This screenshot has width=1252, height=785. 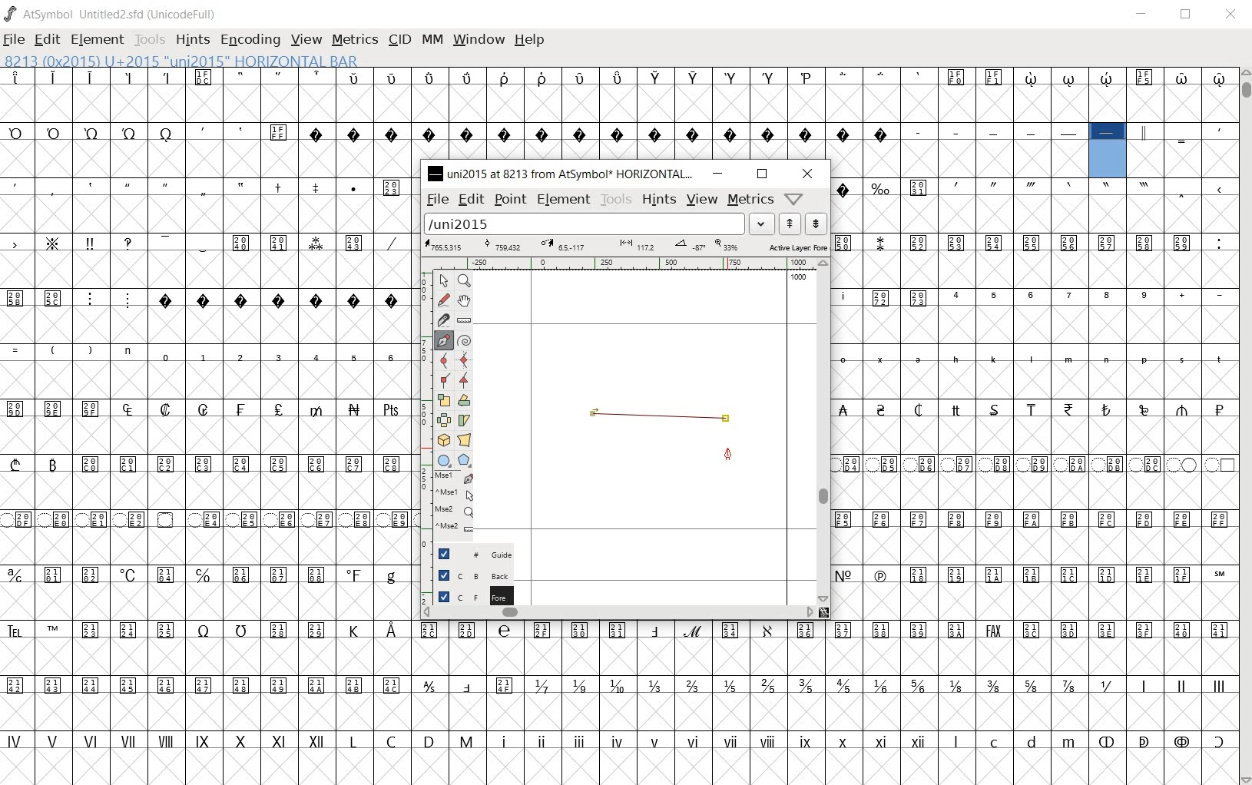 What do you see at coordinates (839, 95) in the screenshot?
I see `glyph characters` at bounding box center [839, 95].